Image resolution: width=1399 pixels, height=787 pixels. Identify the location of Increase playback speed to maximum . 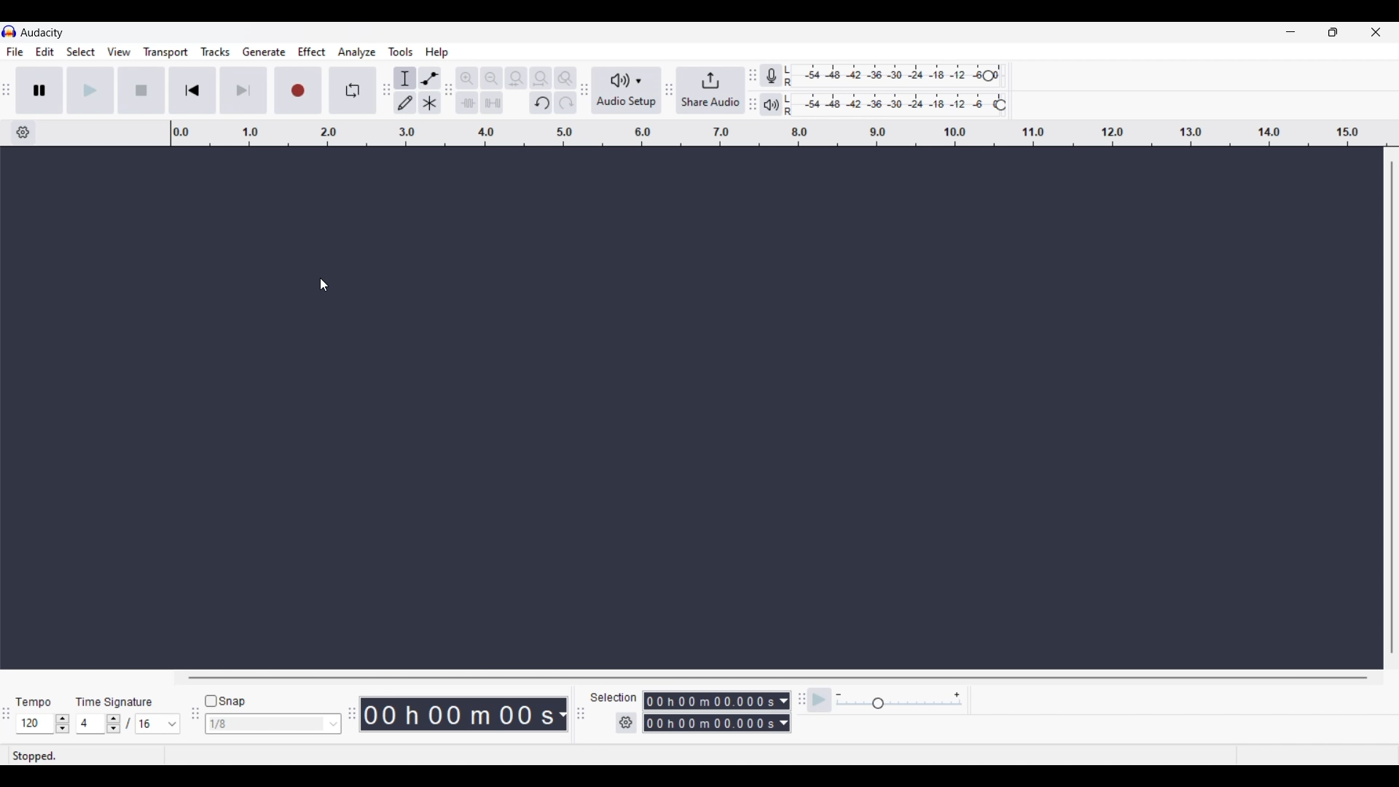
(957, 695).